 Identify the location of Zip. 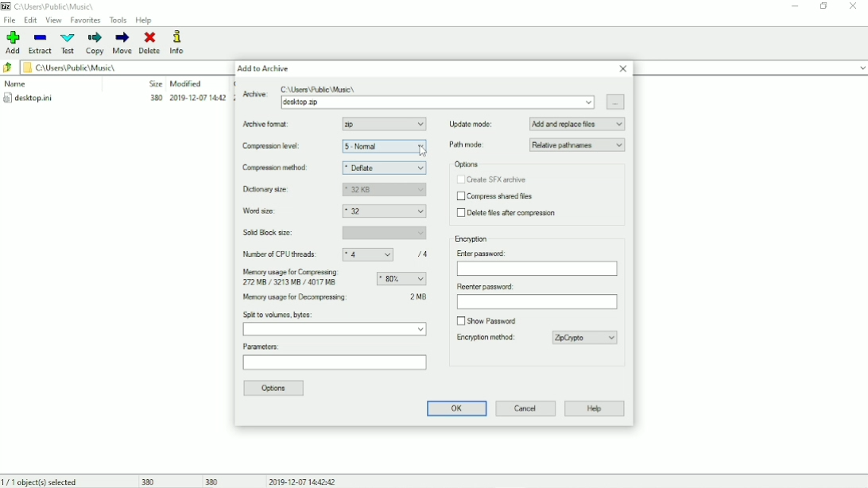
(384, 124).